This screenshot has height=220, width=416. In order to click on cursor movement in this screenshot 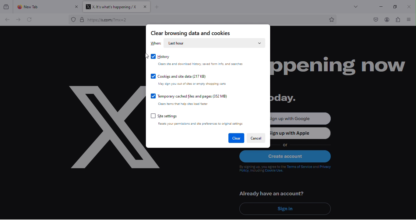, I will do `click(145, 56)`.